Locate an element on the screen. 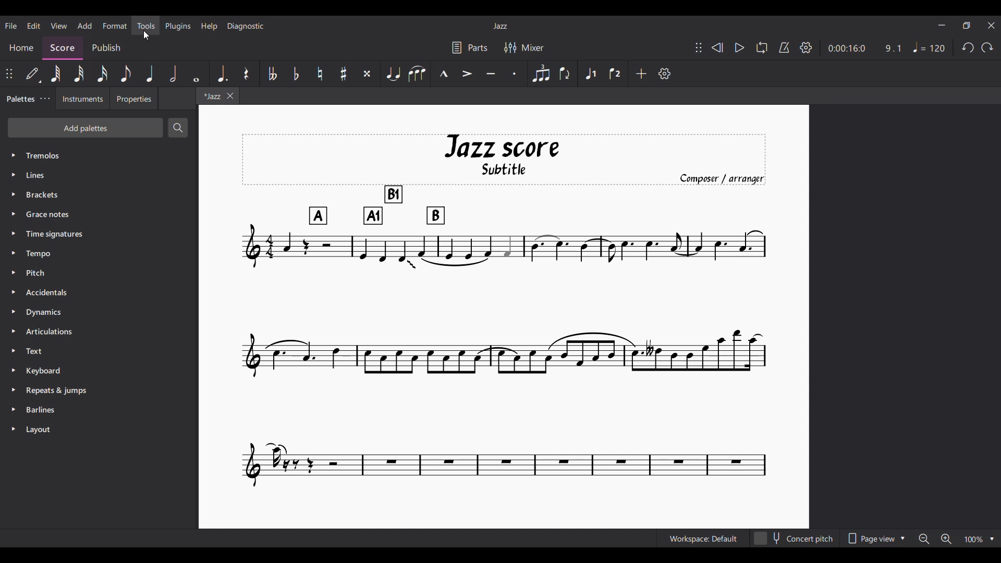  Default is located at coordinates (33, 74).